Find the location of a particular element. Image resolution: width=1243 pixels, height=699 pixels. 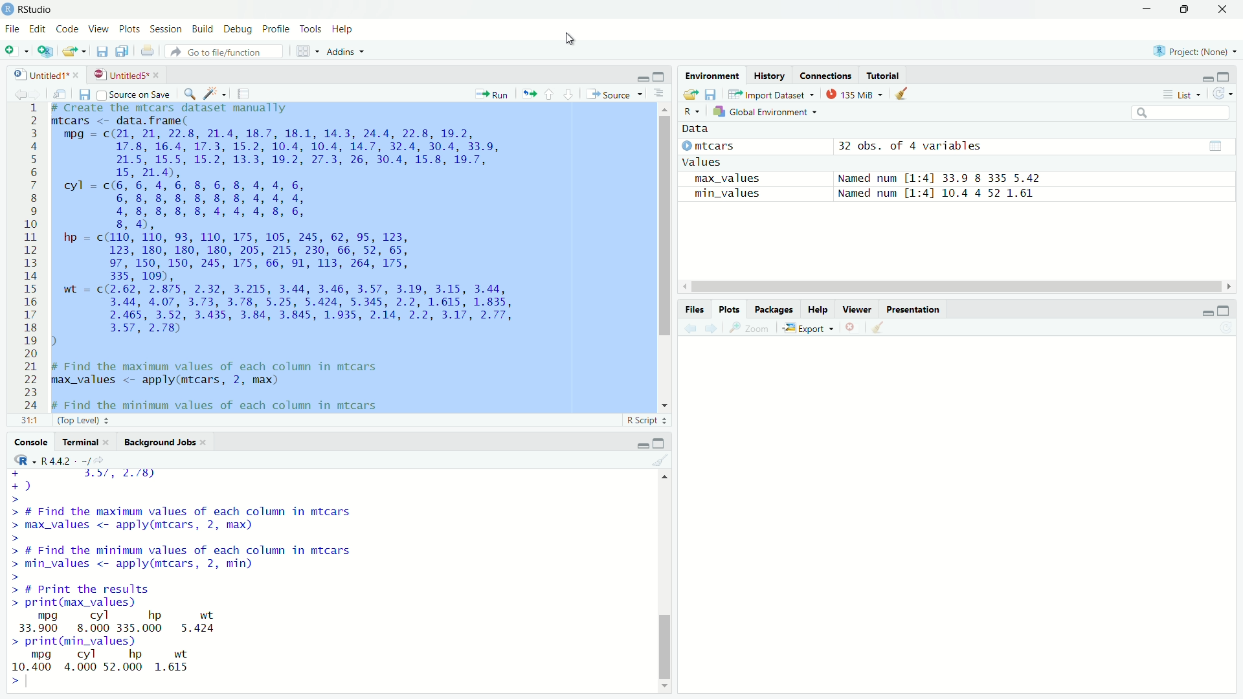

Data

Omtcars 32 obs. of 4 variables

values
max_values Named num [1:4] 33.9 8 335 5.42
min_values Named num [1:4] 10.4 4 52 1.61 is located at coordinates (873, 159).